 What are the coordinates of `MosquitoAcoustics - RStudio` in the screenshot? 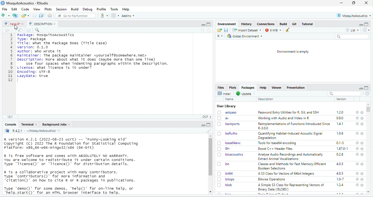 It's located at (28, 3).